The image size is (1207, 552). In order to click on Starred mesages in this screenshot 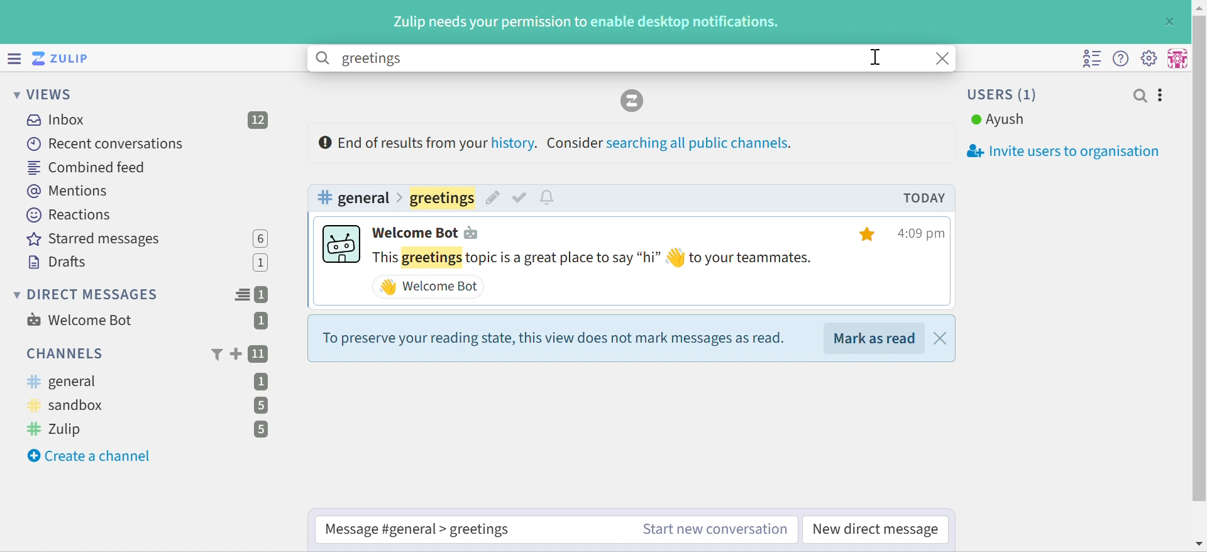, I will do `click(97, 240)`.